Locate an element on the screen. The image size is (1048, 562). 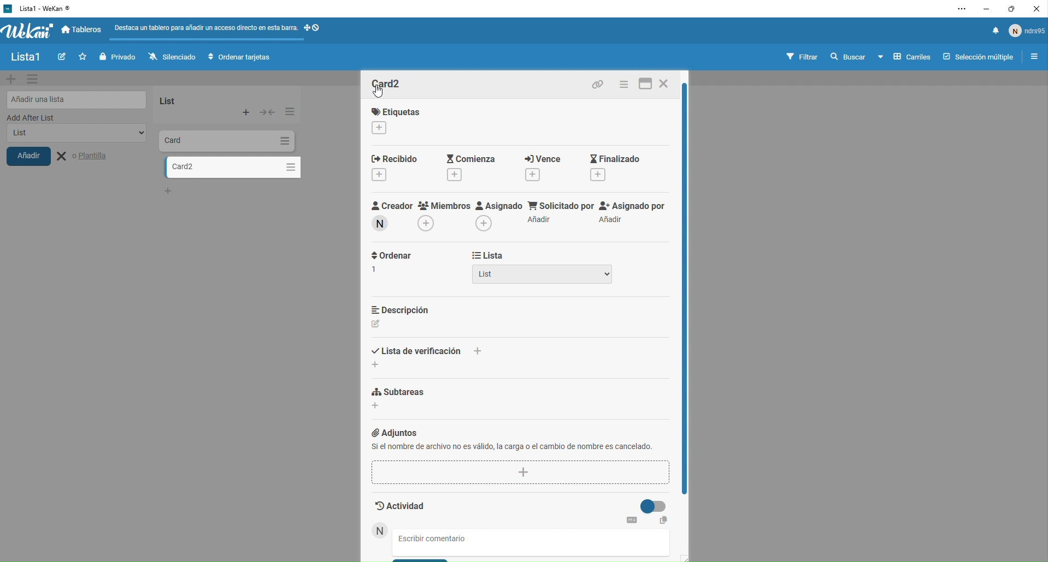
ordenar tarjetas is located at coordinates (242, 58).